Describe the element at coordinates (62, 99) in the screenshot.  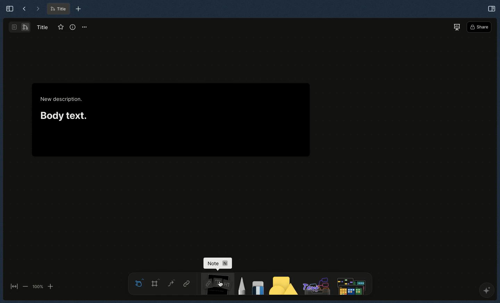
I see `New description.` at that location.